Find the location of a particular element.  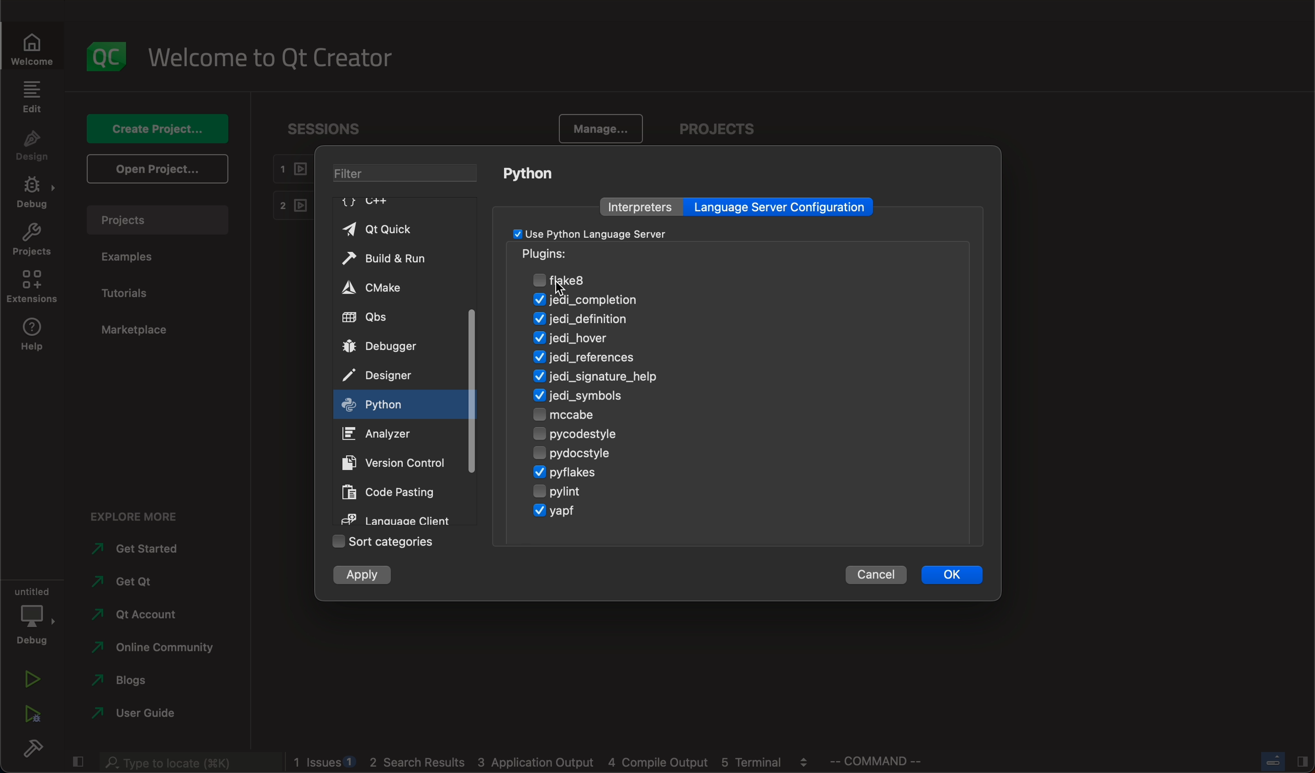

mccabe is located at coordinates (591, 415).